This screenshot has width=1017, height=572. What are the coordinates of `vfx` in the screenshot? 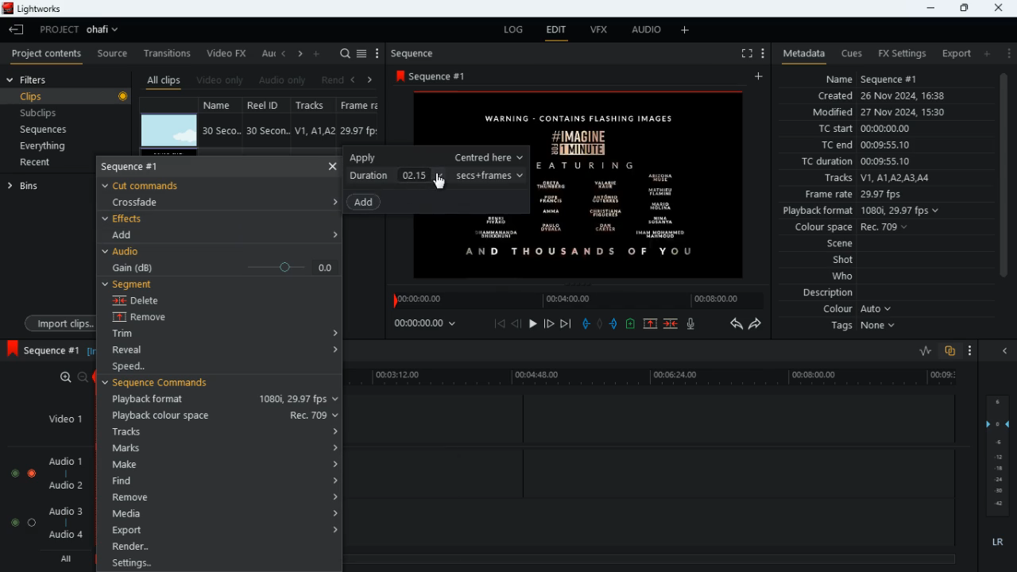 It's located at (597, 31).